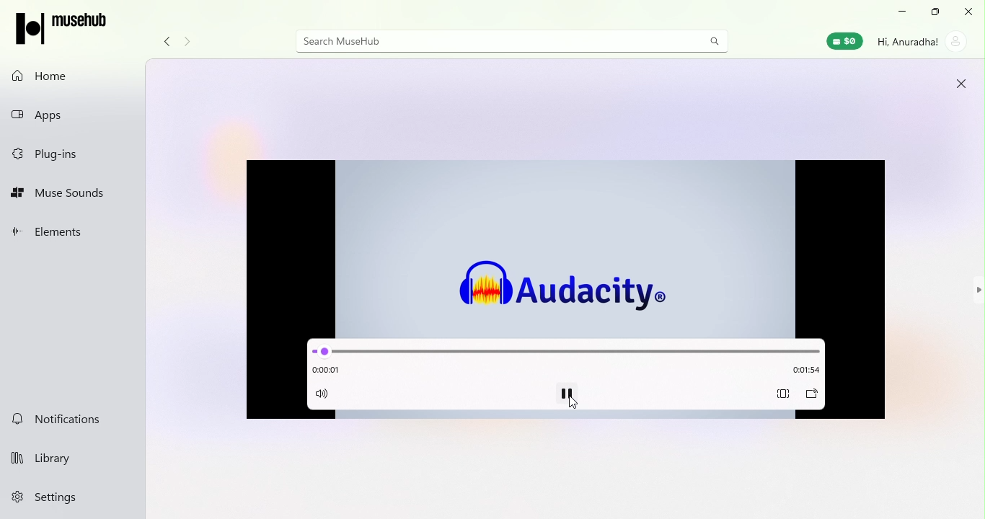 The image size is (985, 519). Describe the element at coordinates (62, 30) in the screenshot. I see `Musehub icon` at that location.